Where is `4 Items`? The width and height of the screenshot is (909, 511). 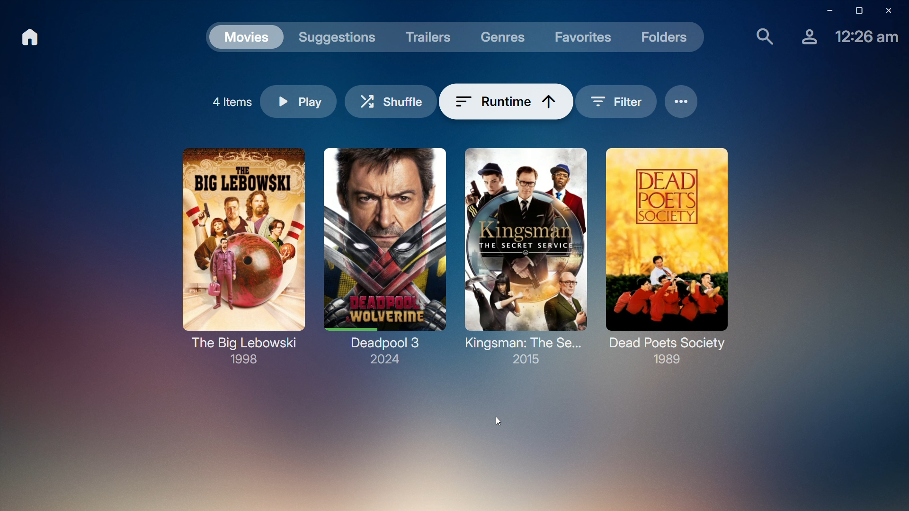 4 Items is located at coordinates (234, 99).